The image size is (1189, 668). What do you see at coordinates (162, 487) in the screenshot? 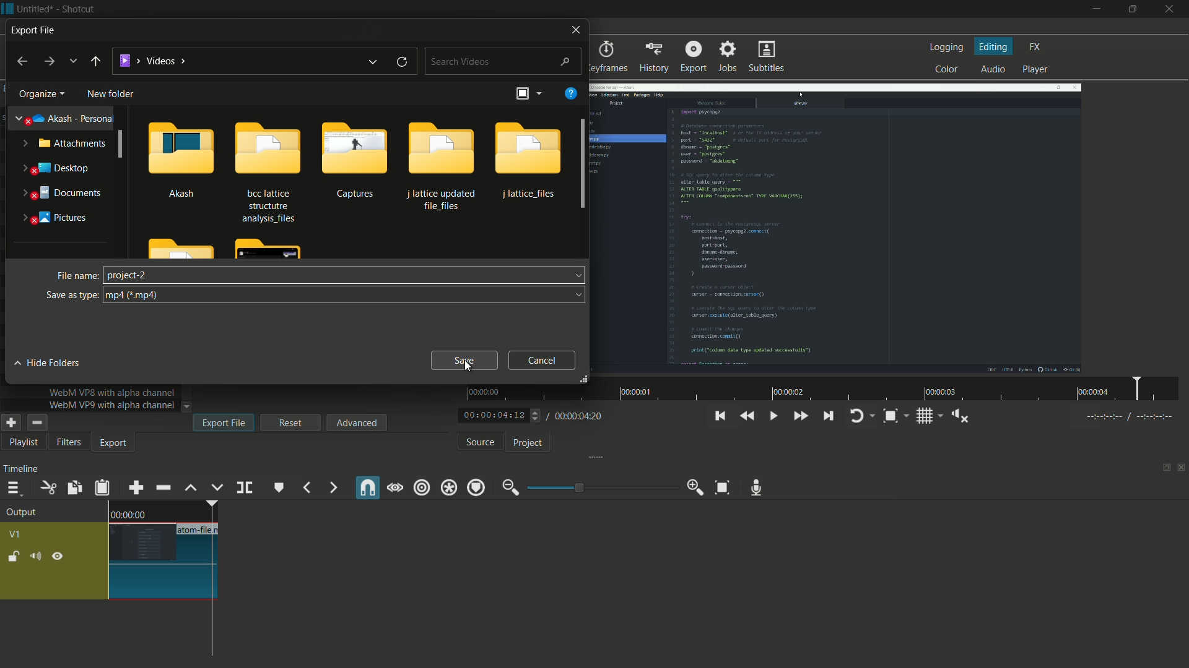
I see `ripple delete` at bounding box center [162, 487].